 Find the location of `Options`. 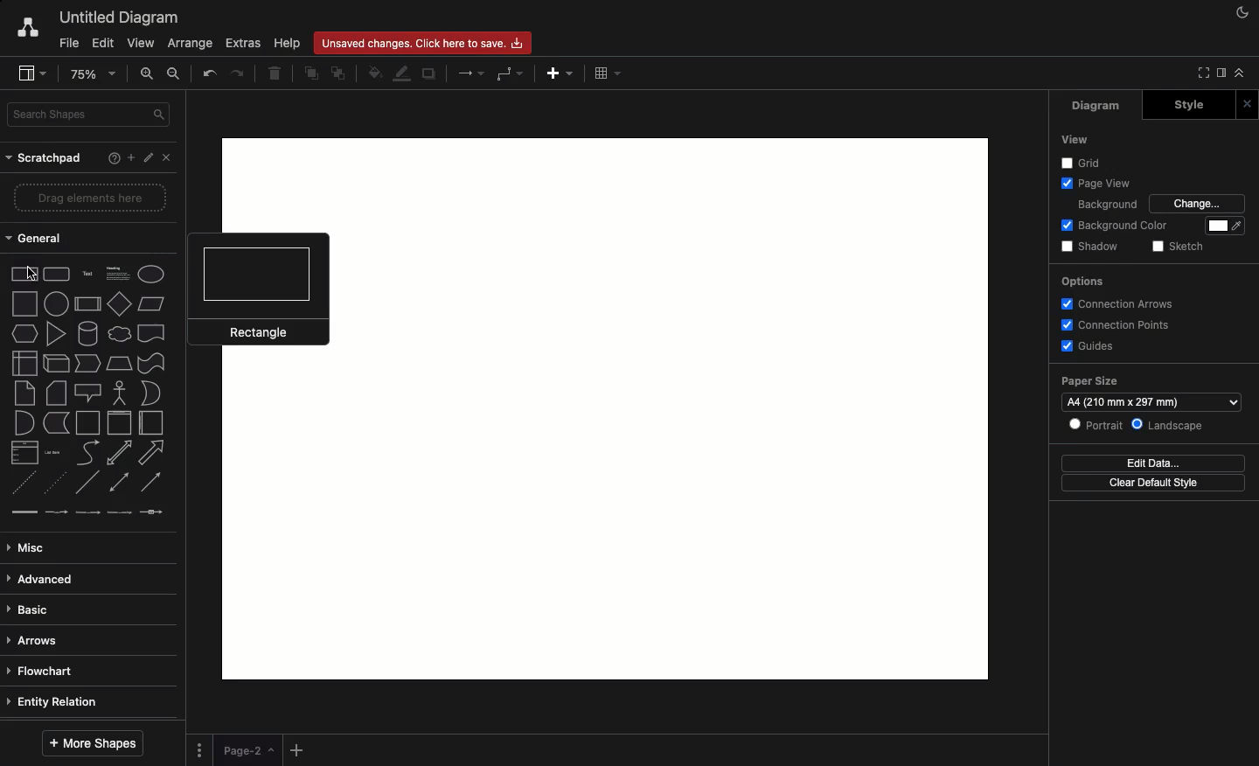

Options is located at coordinates (201, 751).